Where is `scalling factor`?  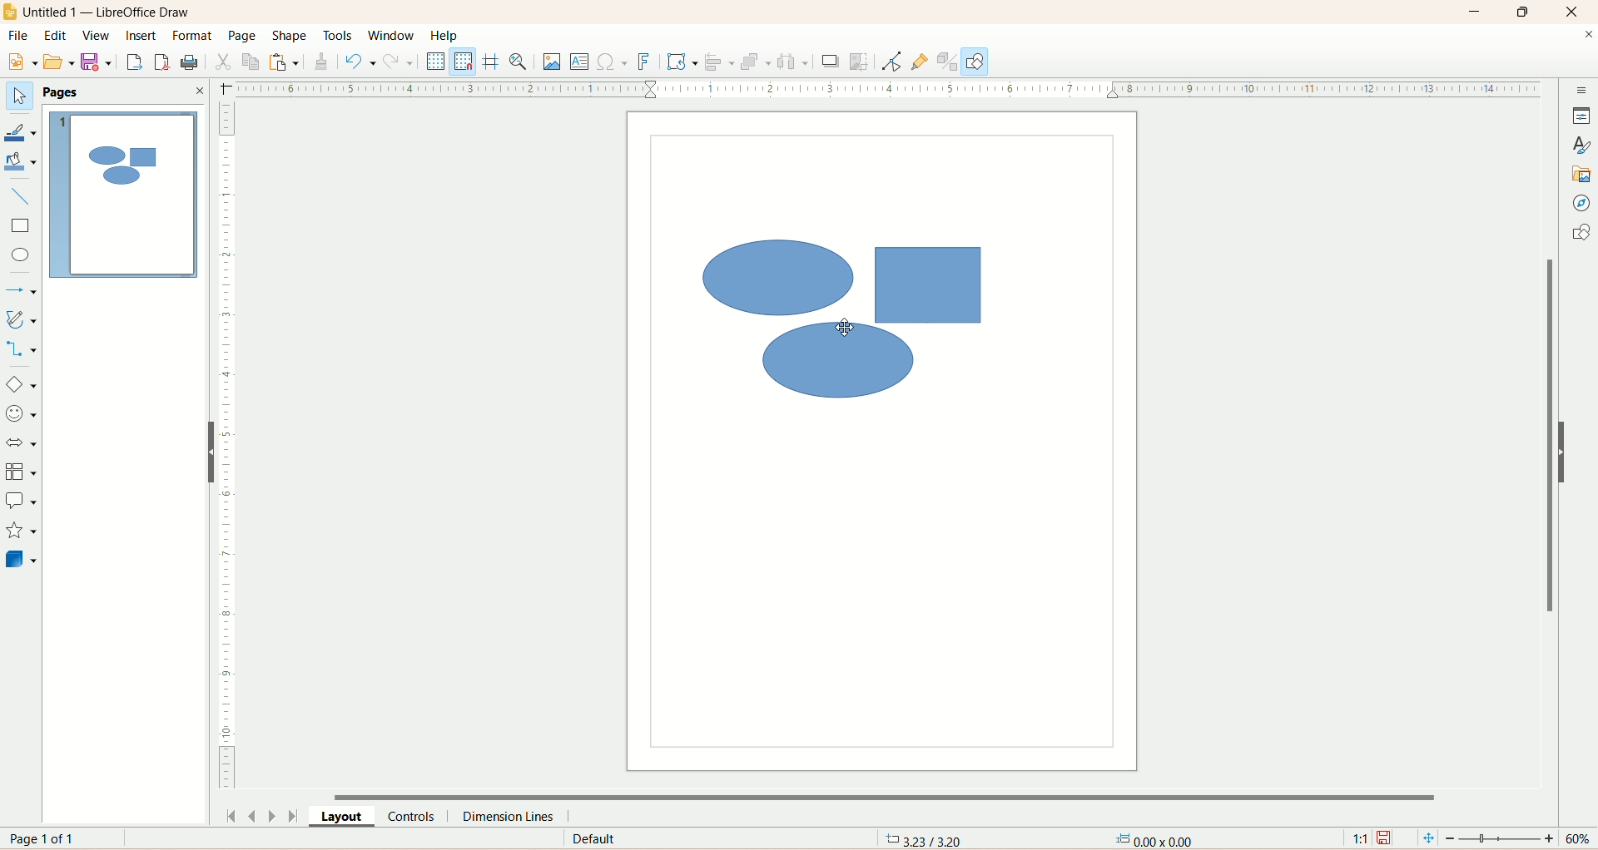
scalling factor is located at coordinates (1361, 837).